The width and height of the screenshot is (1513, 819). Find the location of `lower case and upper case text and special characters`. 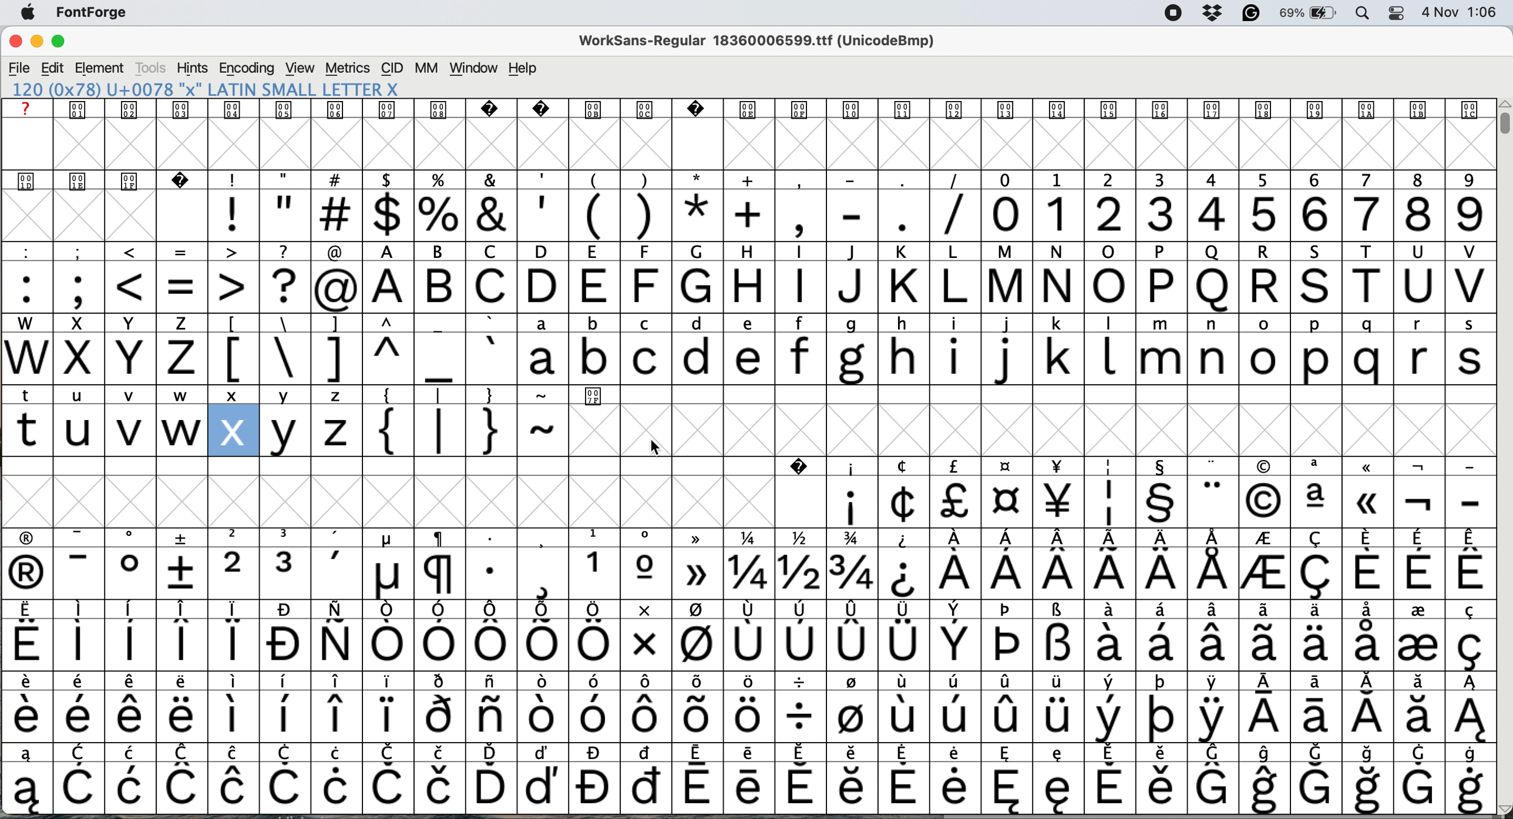

lower case and upper case text and special characters is located at coordinates (751, 321).